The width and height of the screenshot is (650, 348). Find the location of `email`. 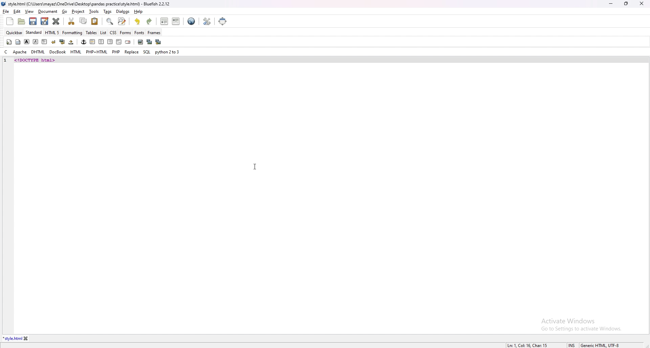

email is located at coordinates (128, 42).